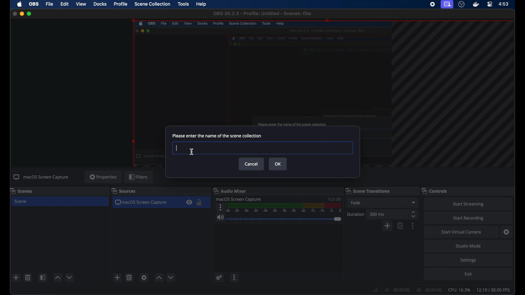  What do you see at coordinates (468, 246) in the screenshot?
I see `studio  mode` at bounding box center [468, 246].